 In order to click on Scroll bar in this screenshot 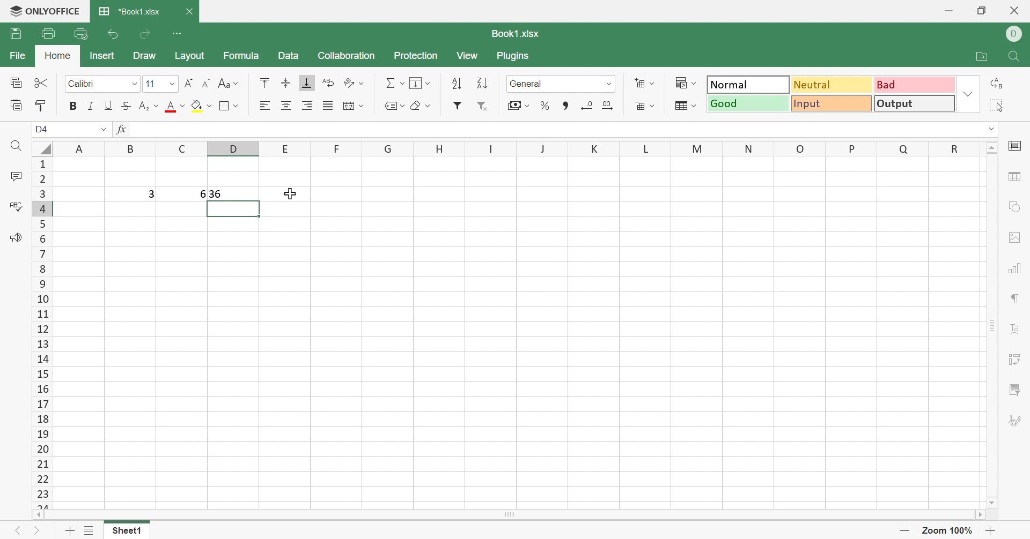, I will do `click(994, 325)`.